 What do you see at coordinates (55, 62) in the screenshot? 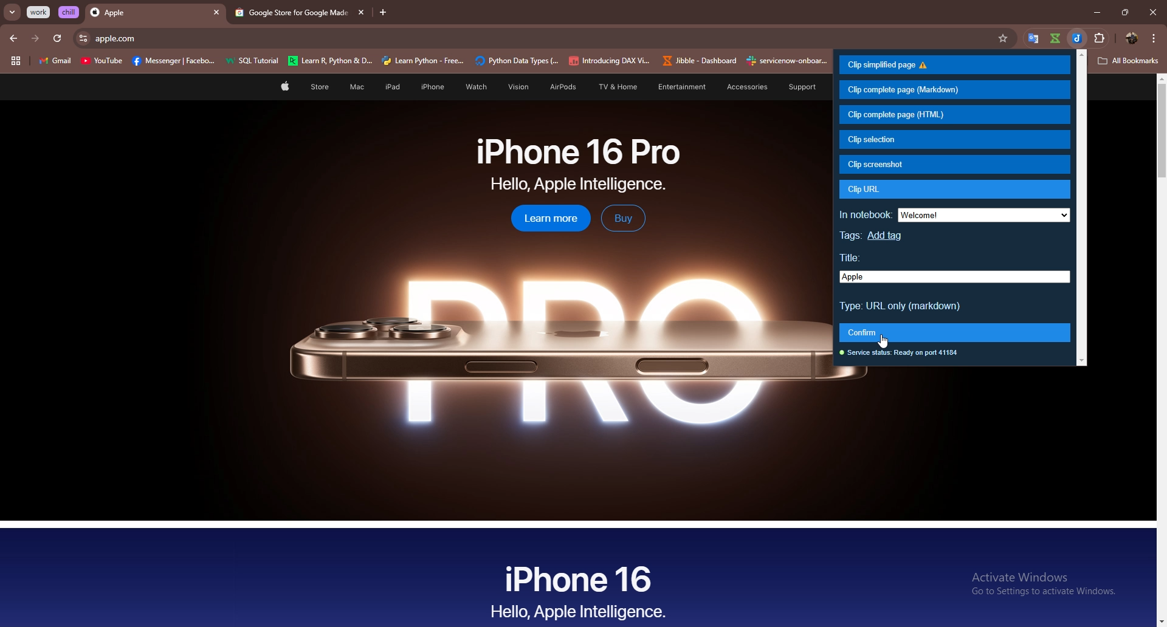
I see `gmail` at bounding box center [55, 62].